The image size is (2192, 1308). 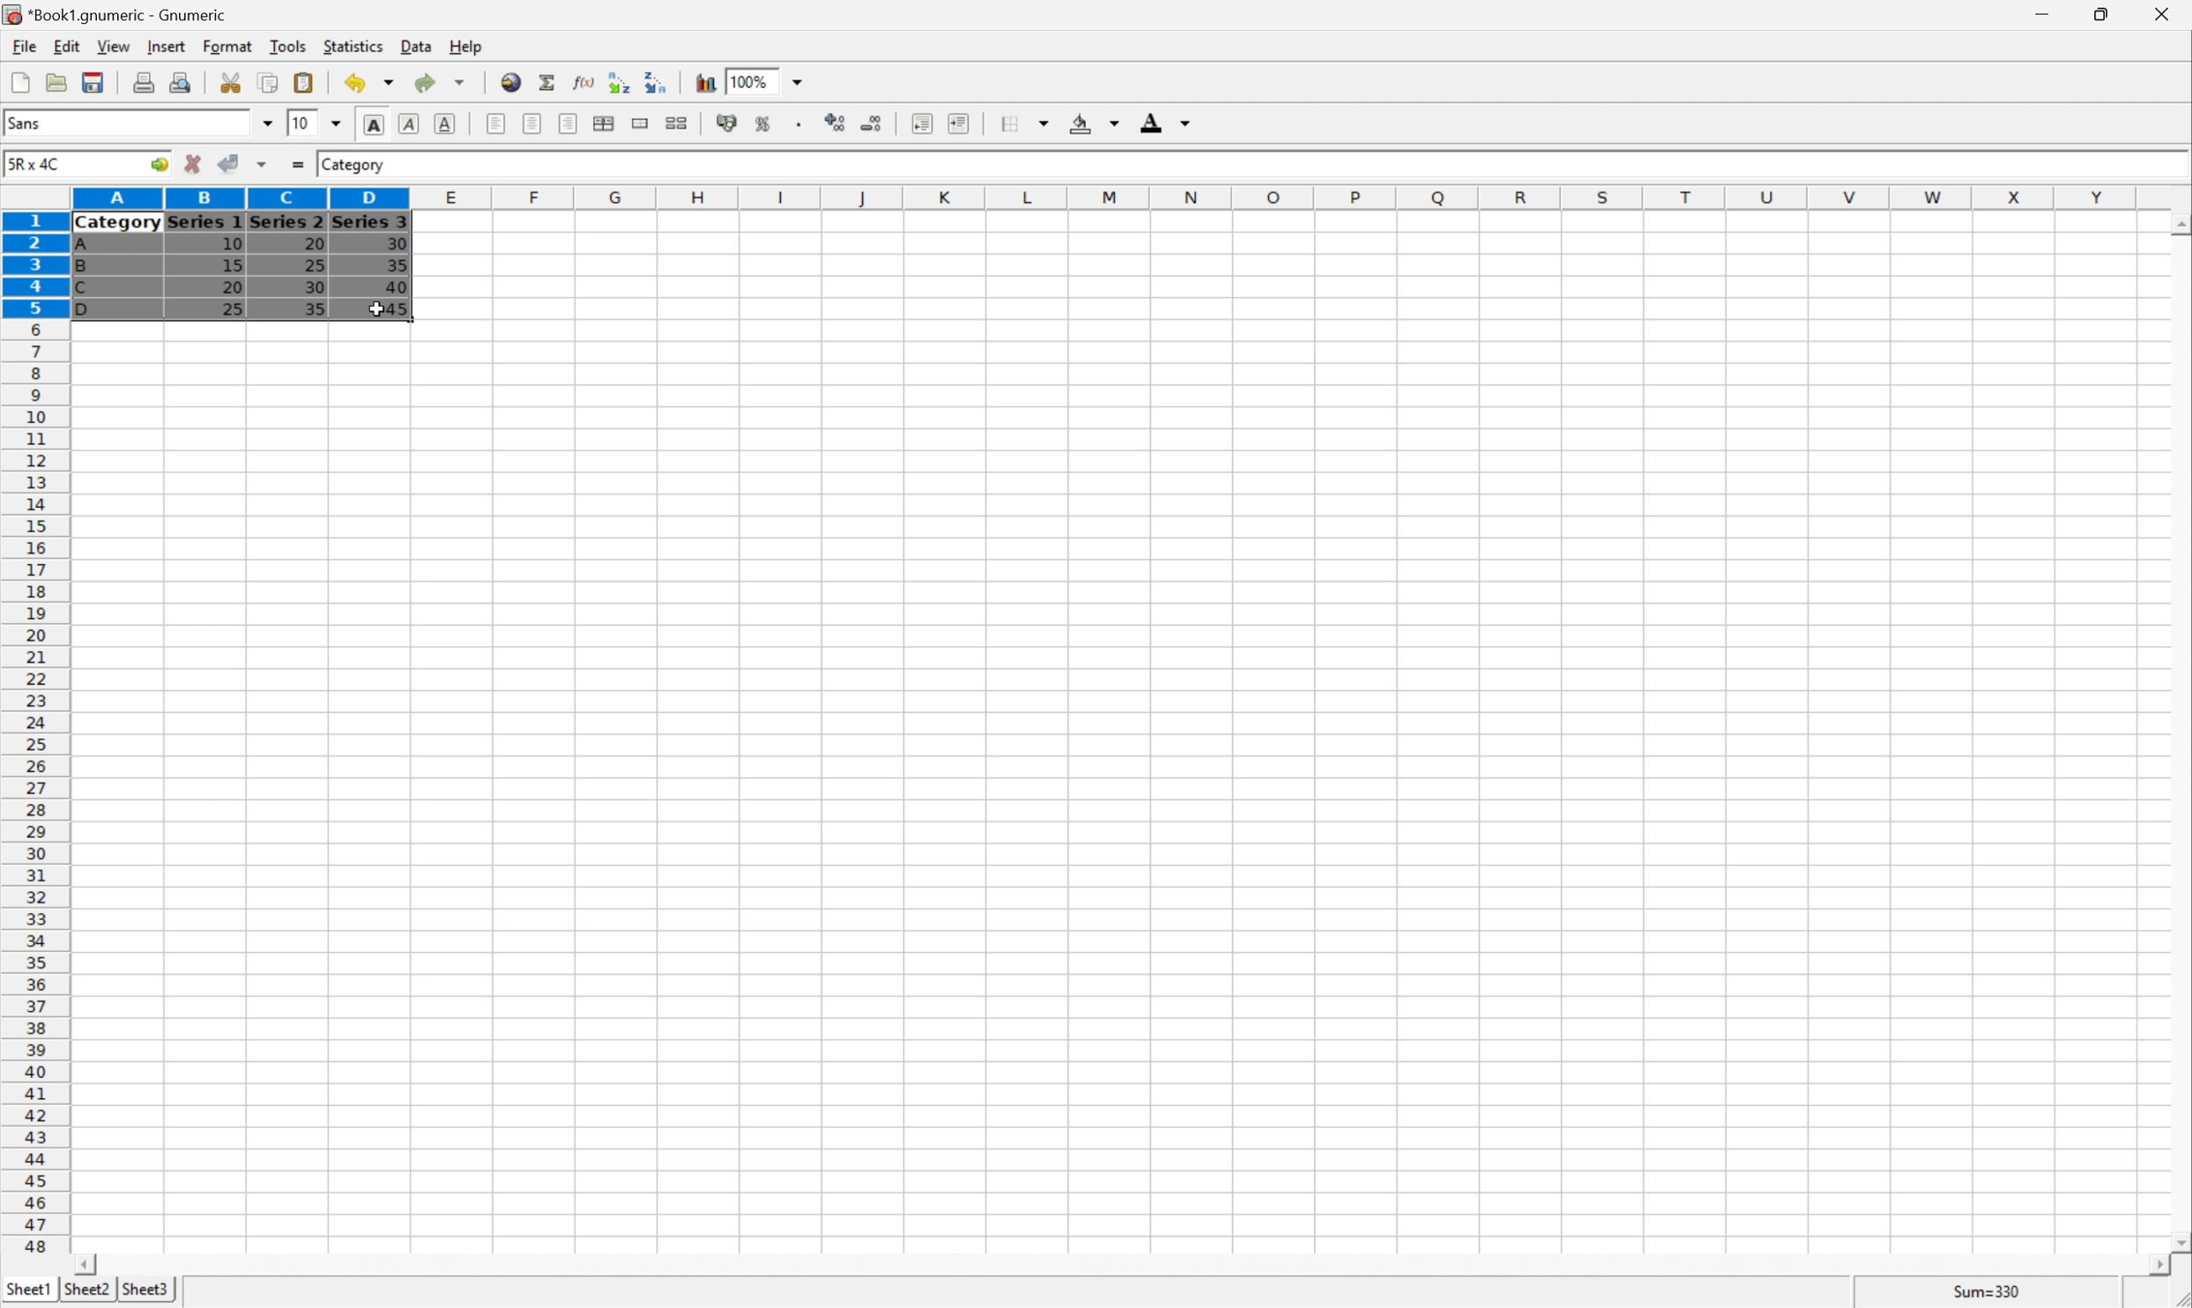 What do you see at coordinates (533, 122) in the screenshot?
I see `Center horizontally` at bounding box center [533, 122].